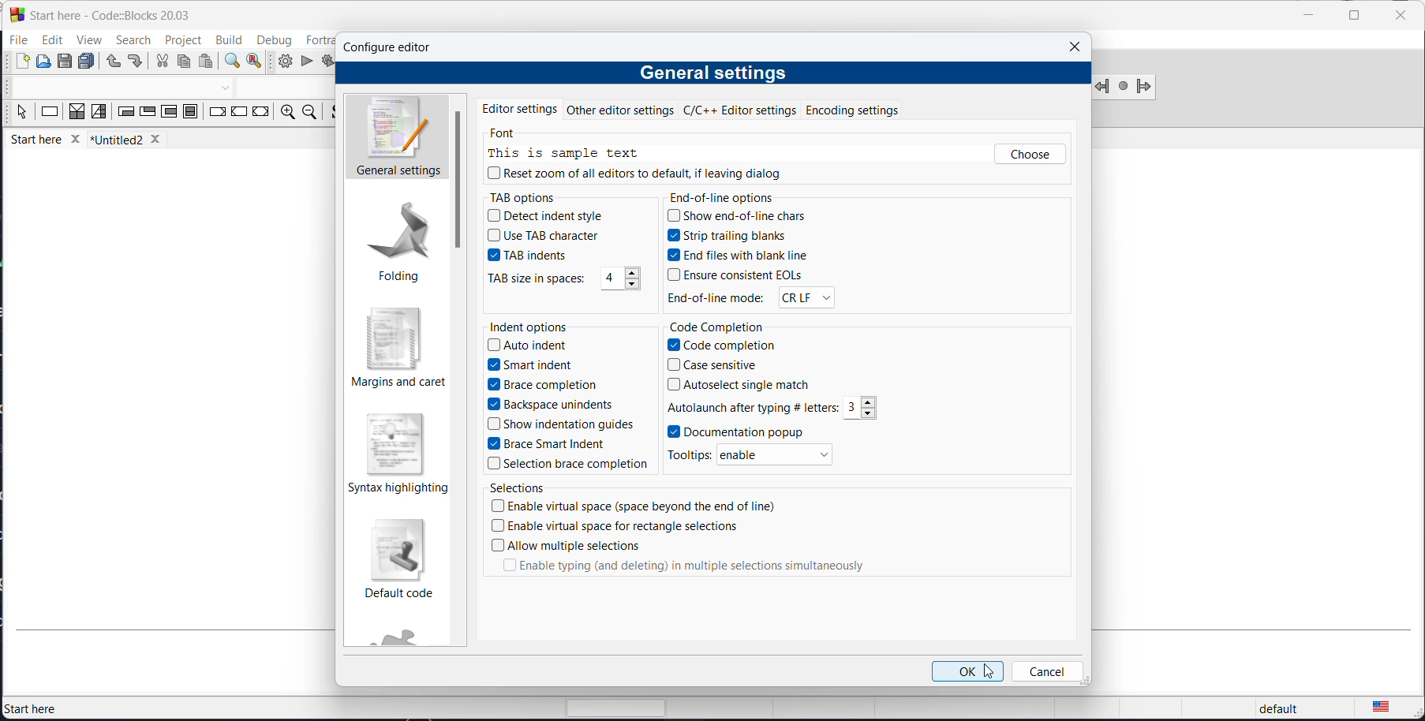  I want to click on decision, so click(77, 113).